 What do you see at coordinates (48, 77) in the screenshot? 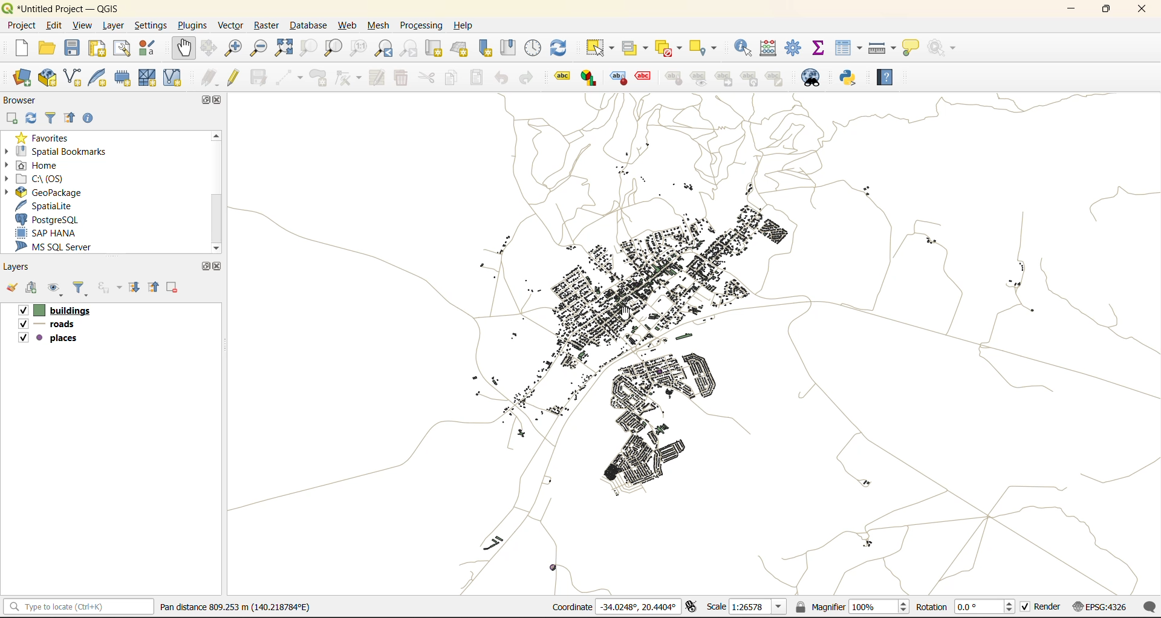
I see `add geopackage` at bounding box center [48, 77].